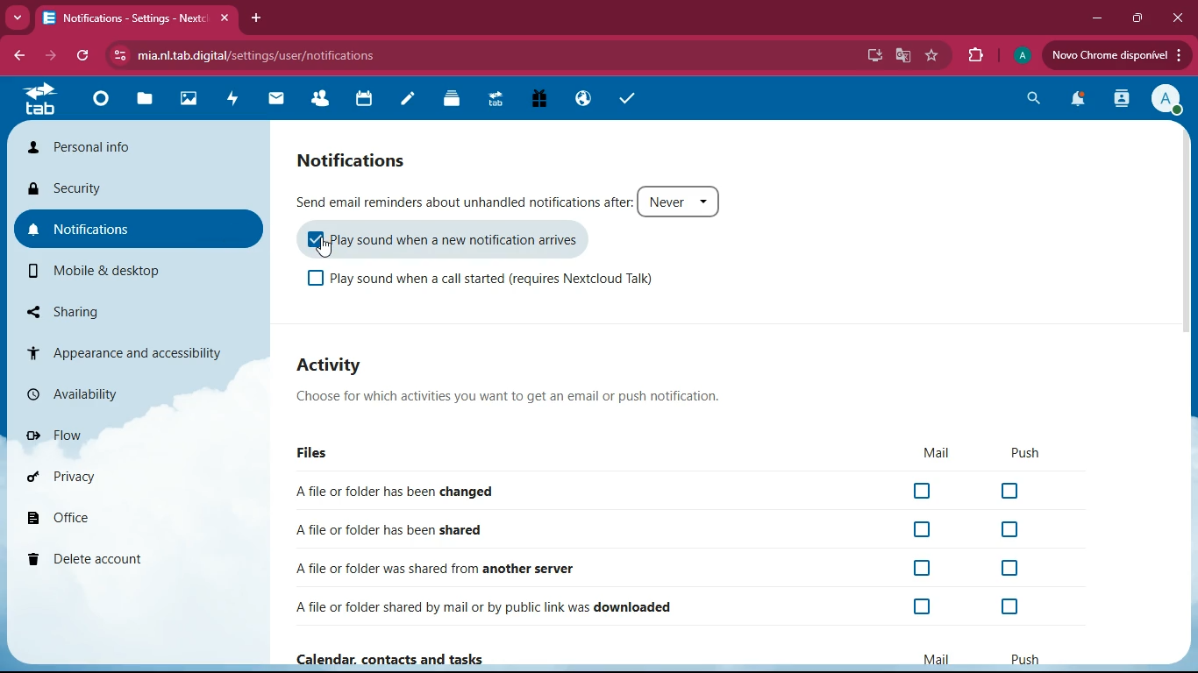 The width and height of the screenshot is (1198, 673). Describe the element at coordinates (1023, 657) in the screenshot. I see `push` at that location.